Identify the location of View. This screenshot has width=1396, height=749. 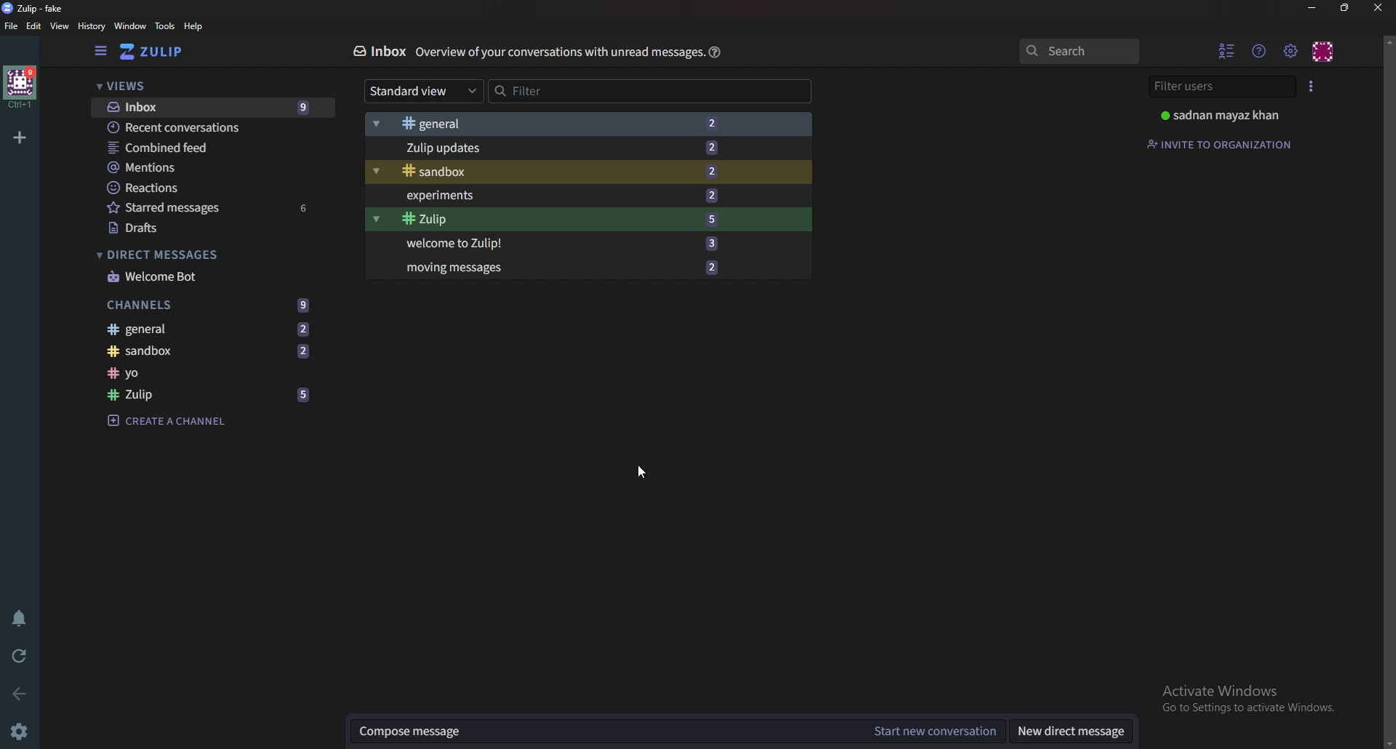
(59, 25).